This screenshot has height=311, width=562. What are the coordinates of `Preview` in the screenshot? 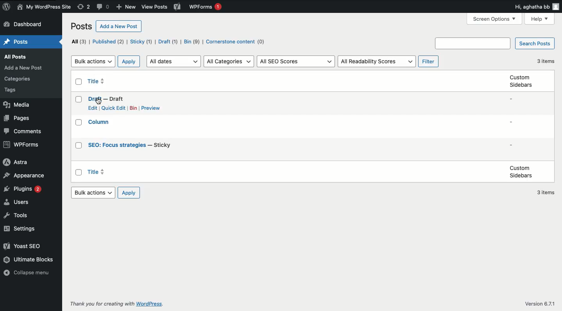 It's located at (153, 108).